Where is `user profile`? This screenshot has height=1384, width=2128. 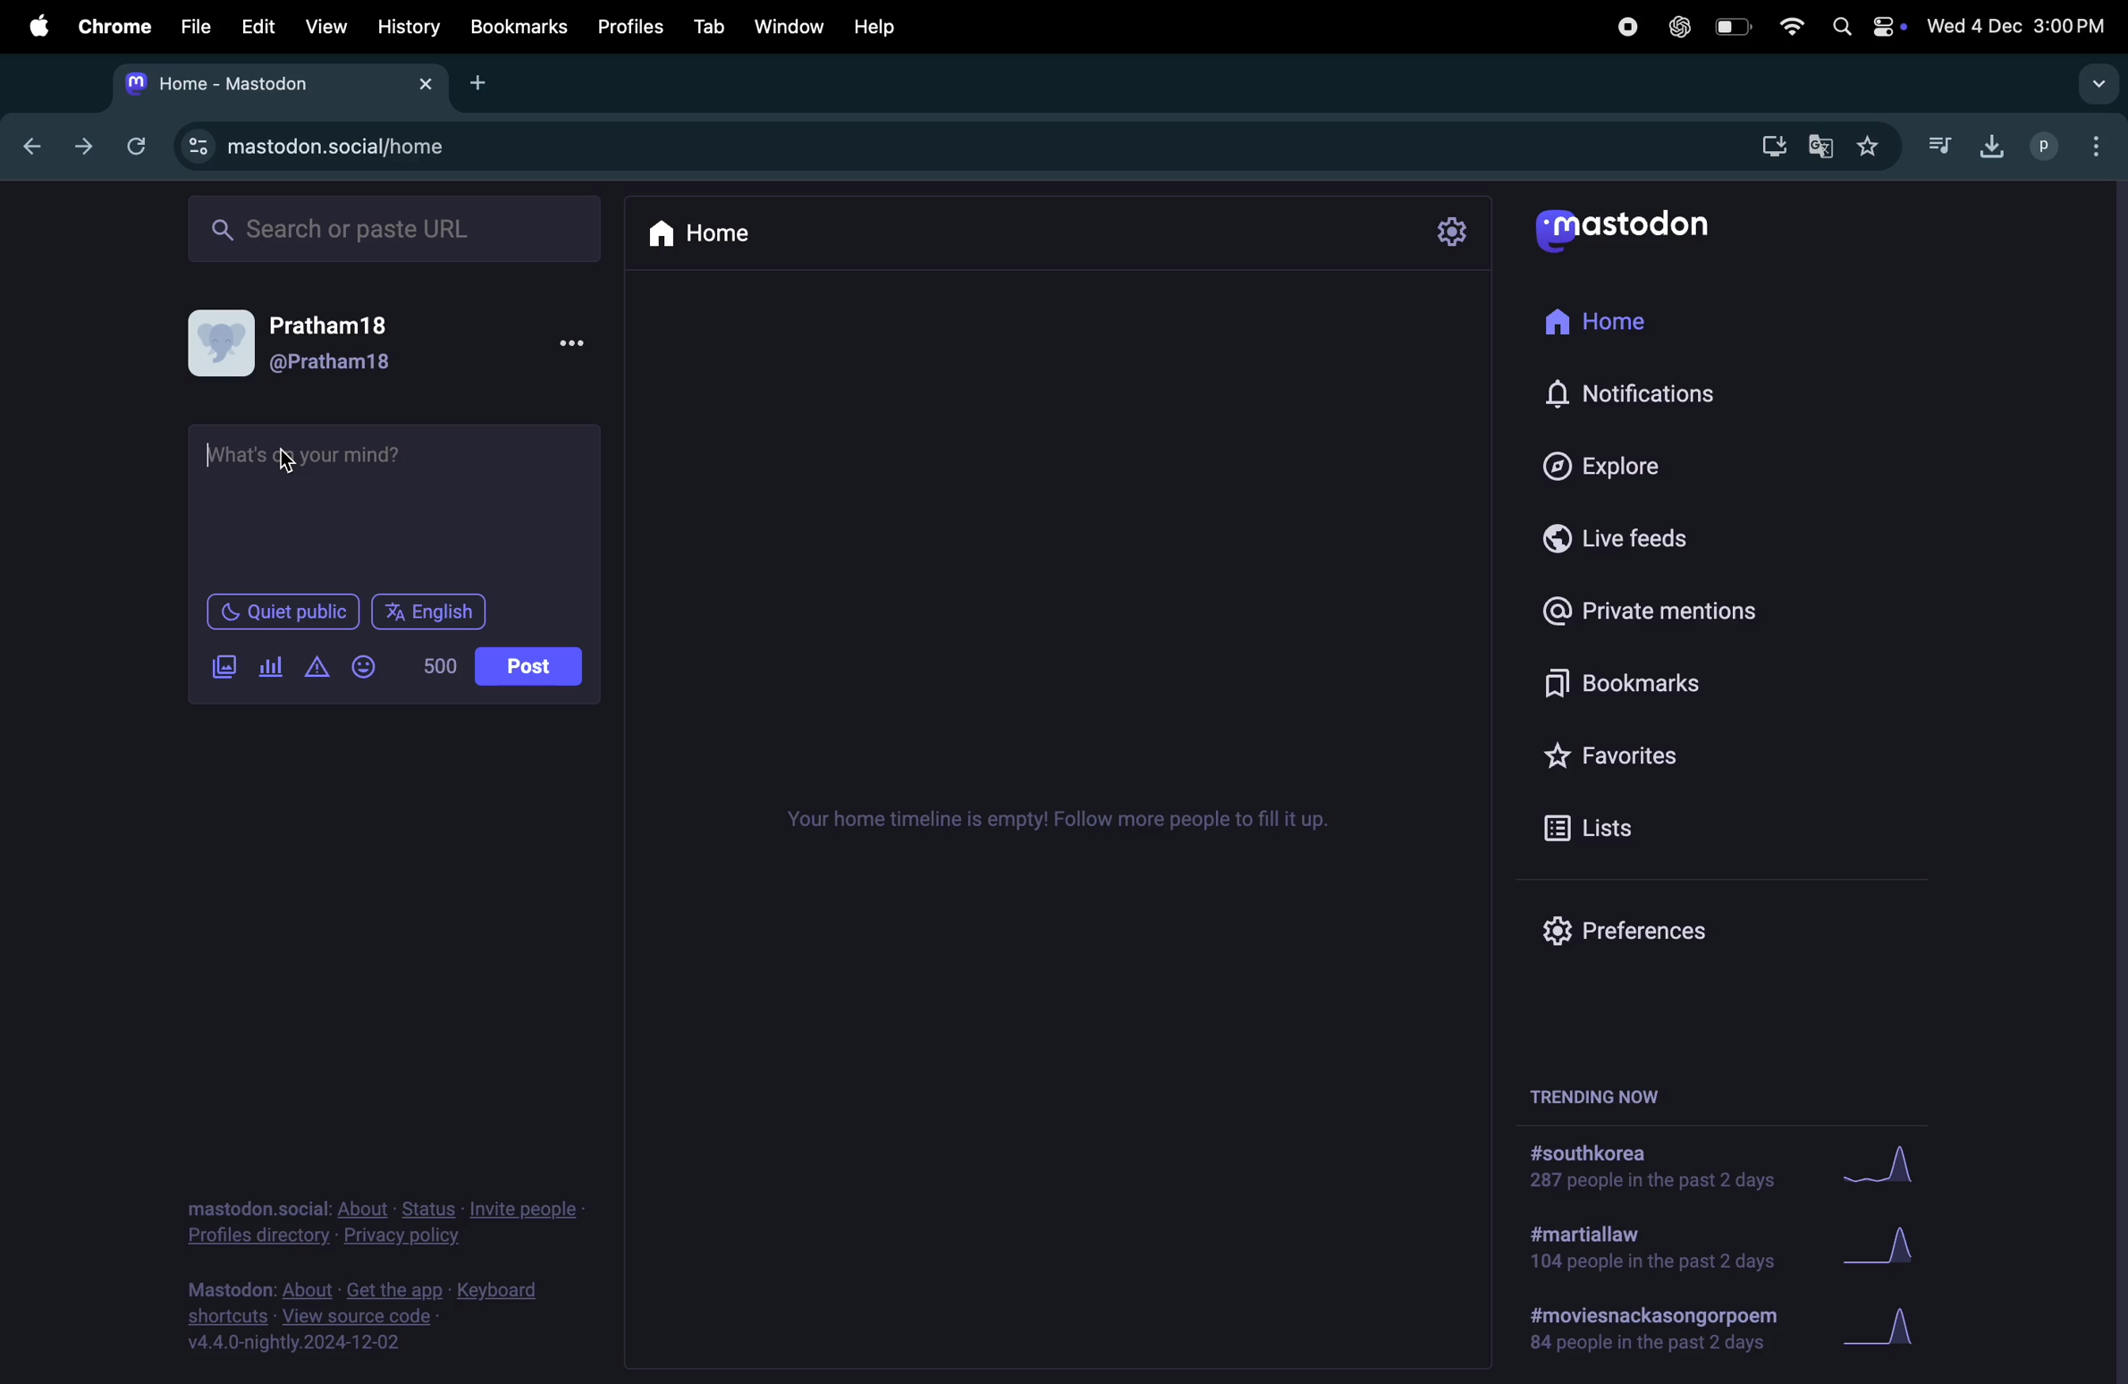 user profile is located at coordinates (387, 345).